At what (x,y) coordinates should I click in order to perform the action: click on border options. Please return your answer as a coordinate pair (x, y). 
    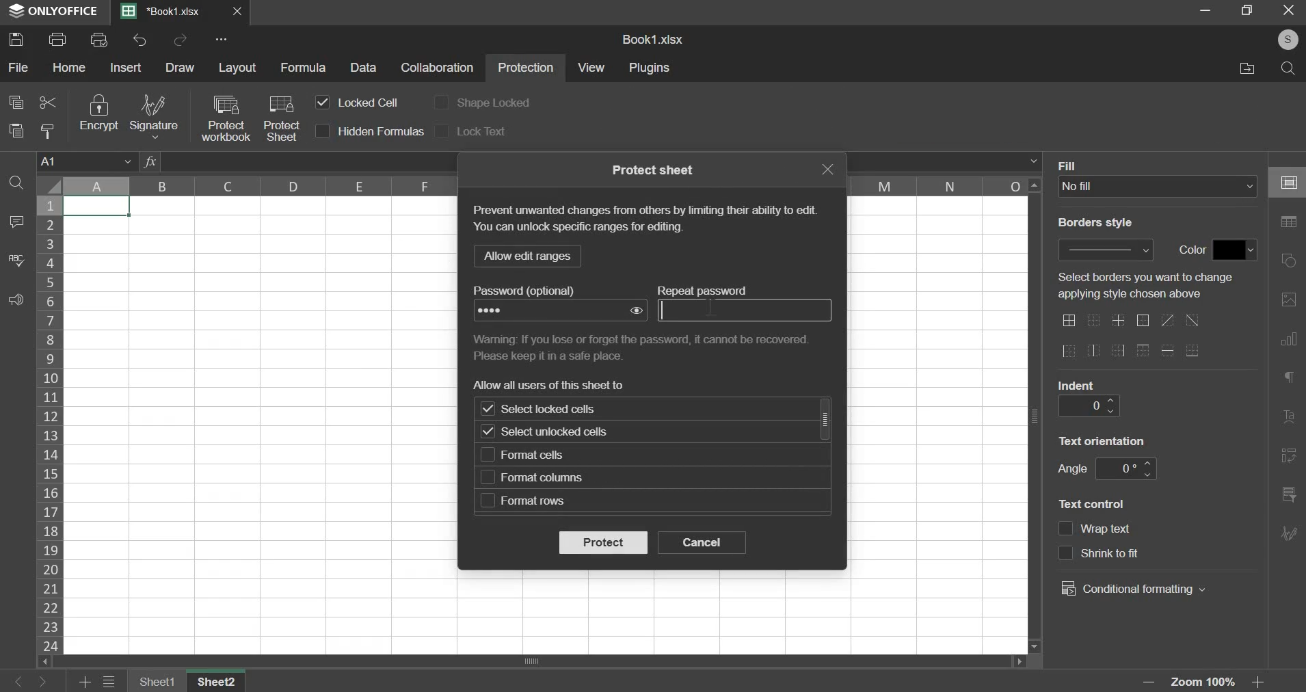
    Looking at the image, I should click on (1117, 352).